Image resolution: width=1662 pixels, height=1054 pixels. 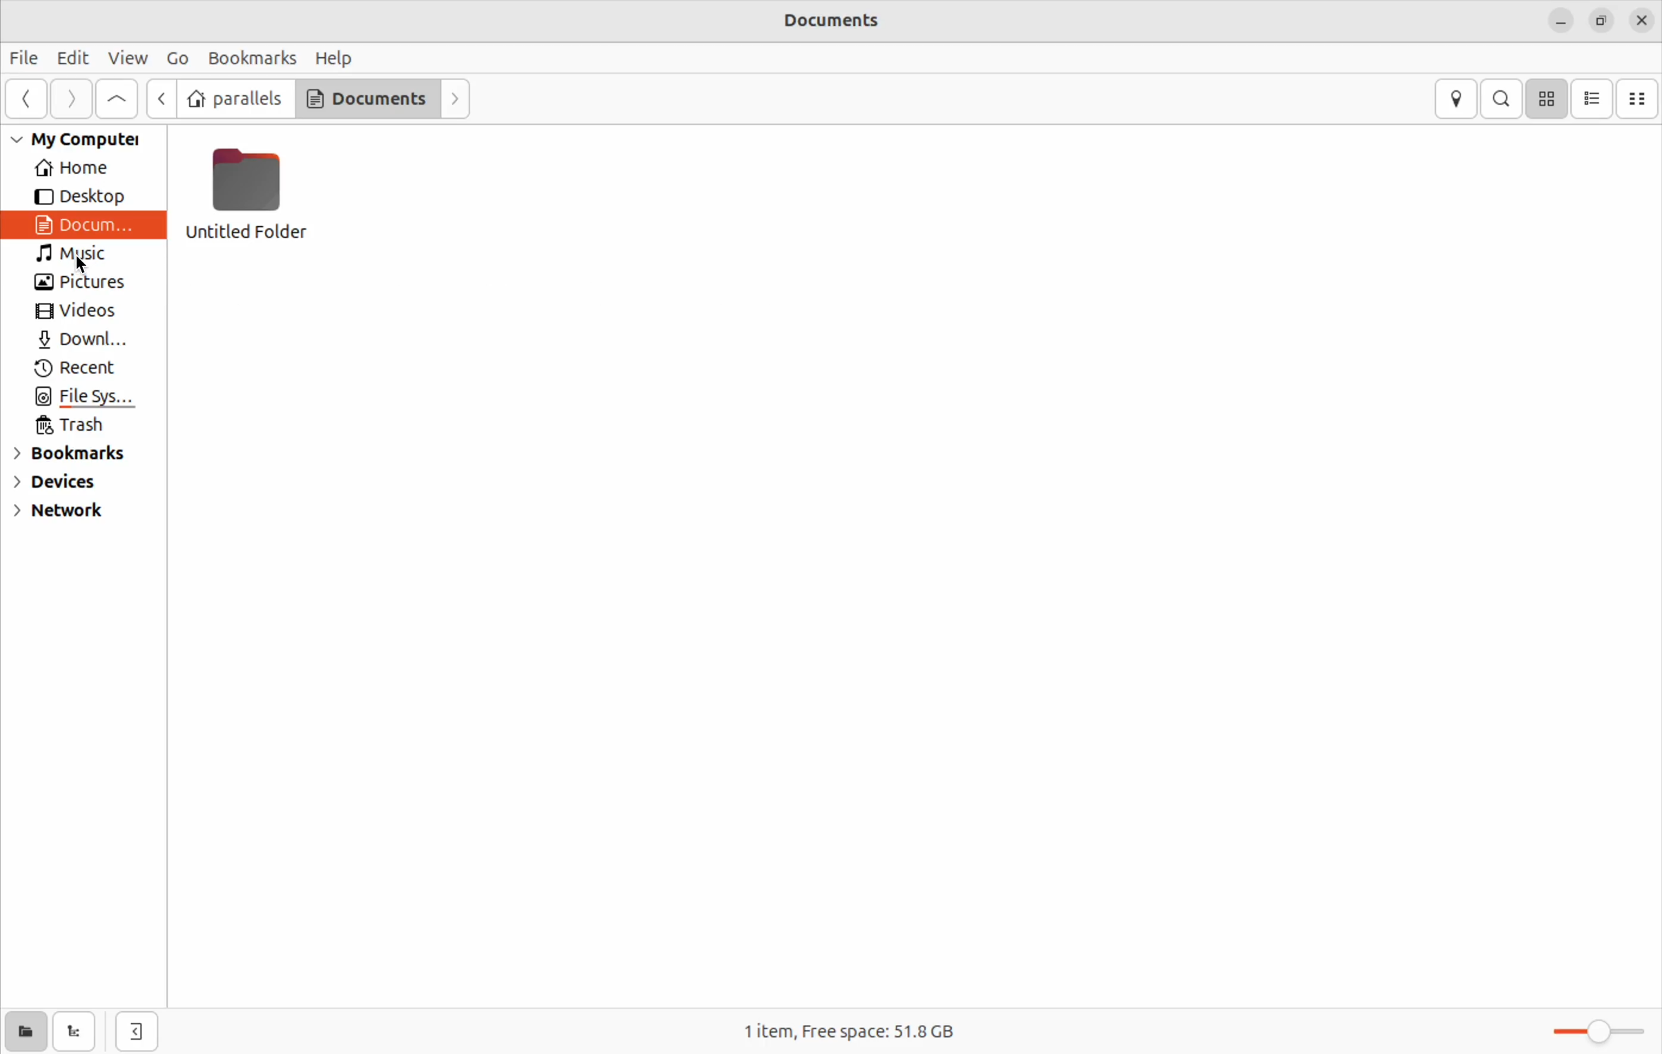 I want to click on close, so click(x=1642, y=20).